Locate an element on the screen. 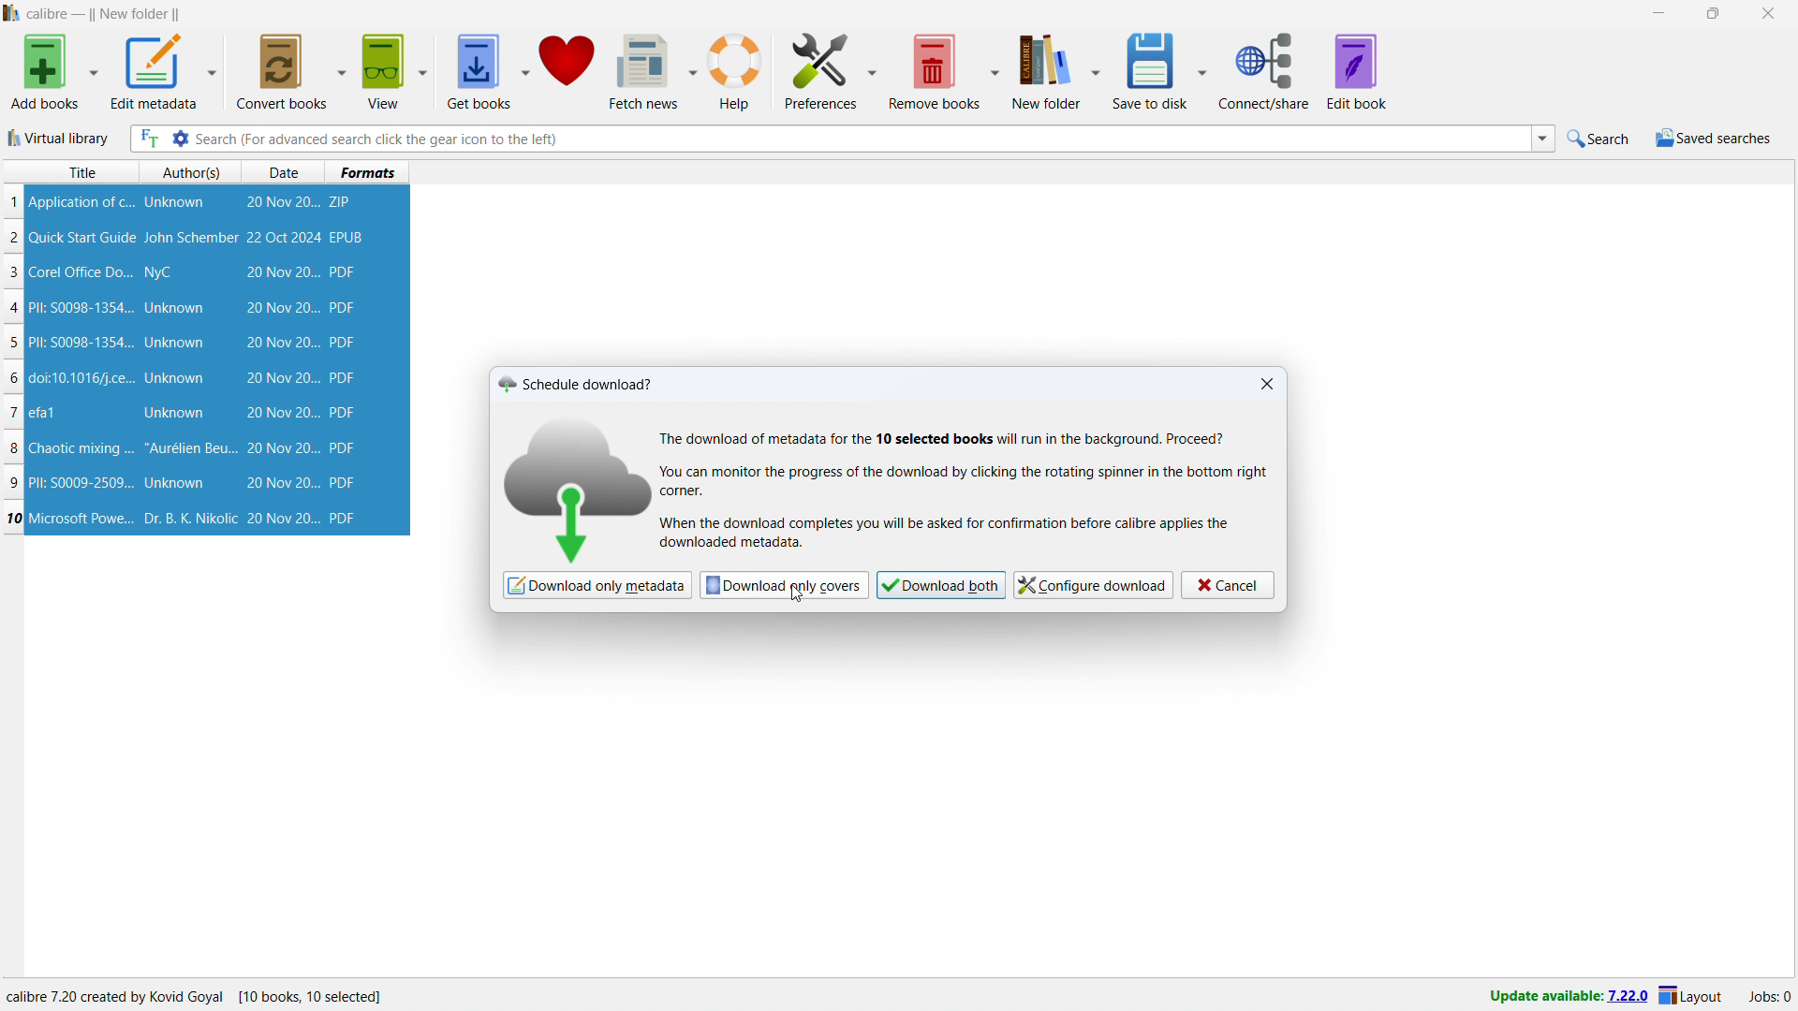 The image size is (1798, 1011). cancel is located at coordinates (1228, 586).